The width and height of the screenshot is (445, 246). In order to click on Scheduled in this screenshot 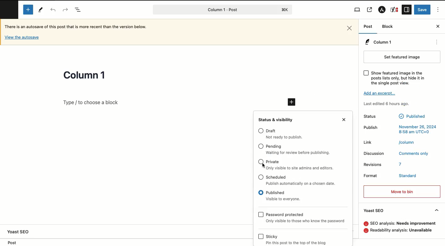, I will do `click(277, 177)`.